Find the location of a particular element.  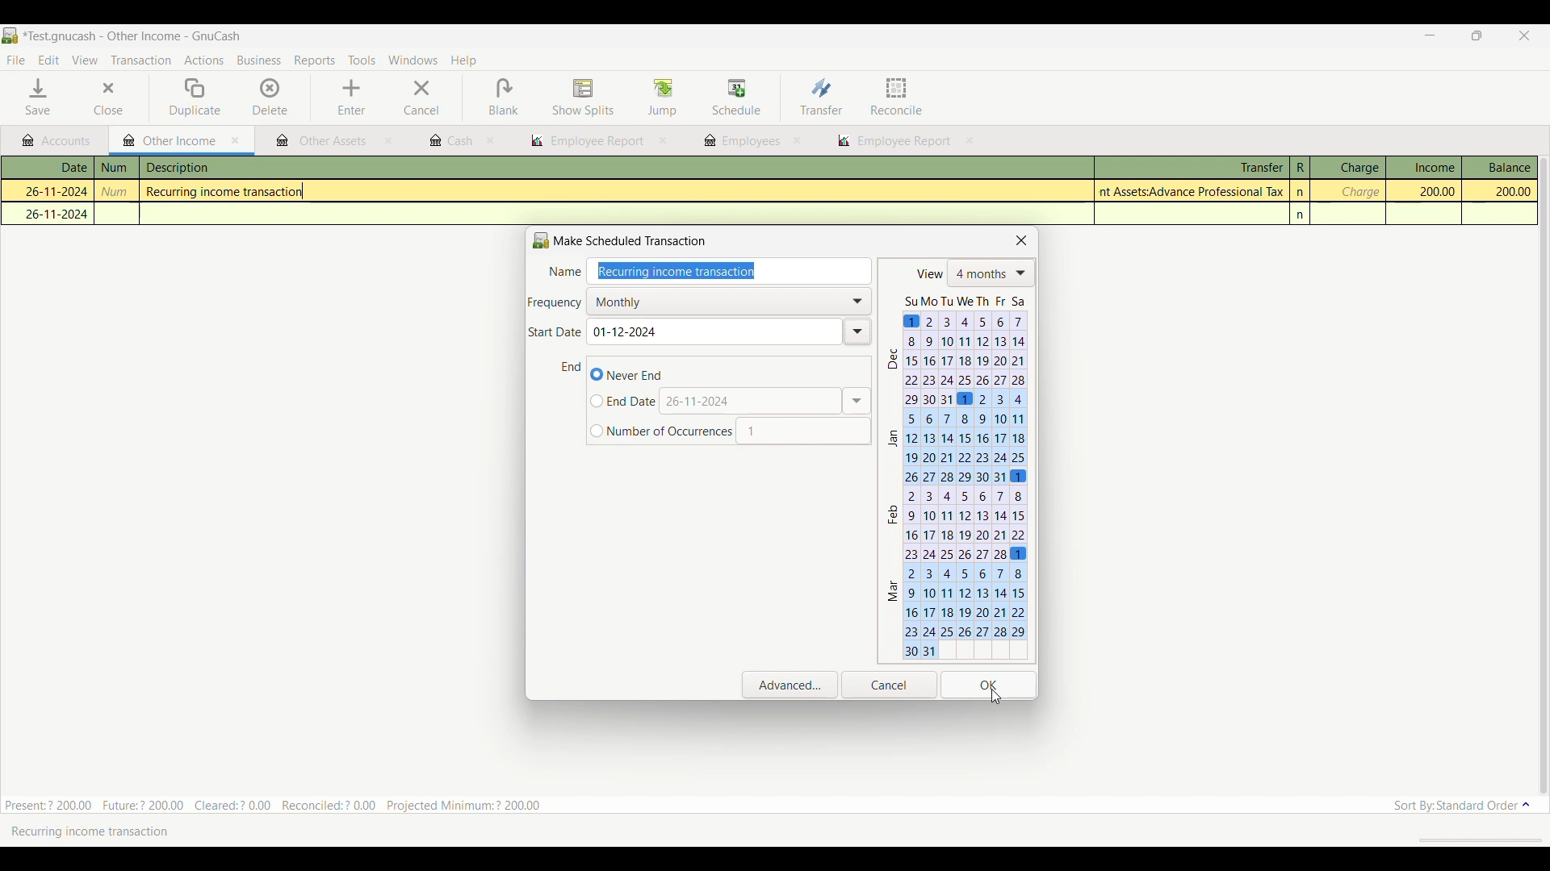

Show splits is located at coordinates (584, 98).